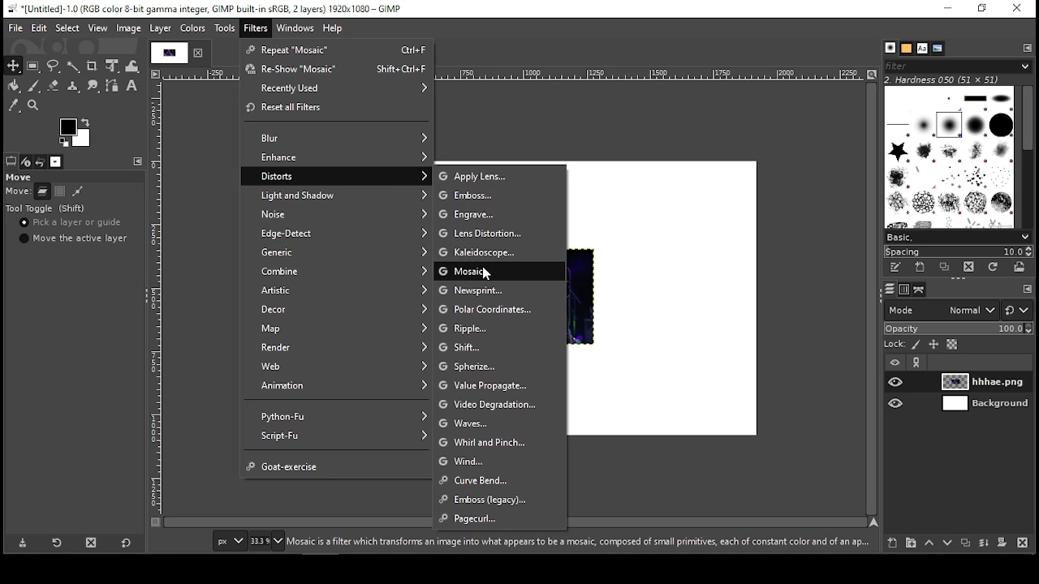 The width and height of the screenshot is (1039, 584). Describe the element at coordinates (93, 67) in the screenshot. I see `crop  tool` at that location.